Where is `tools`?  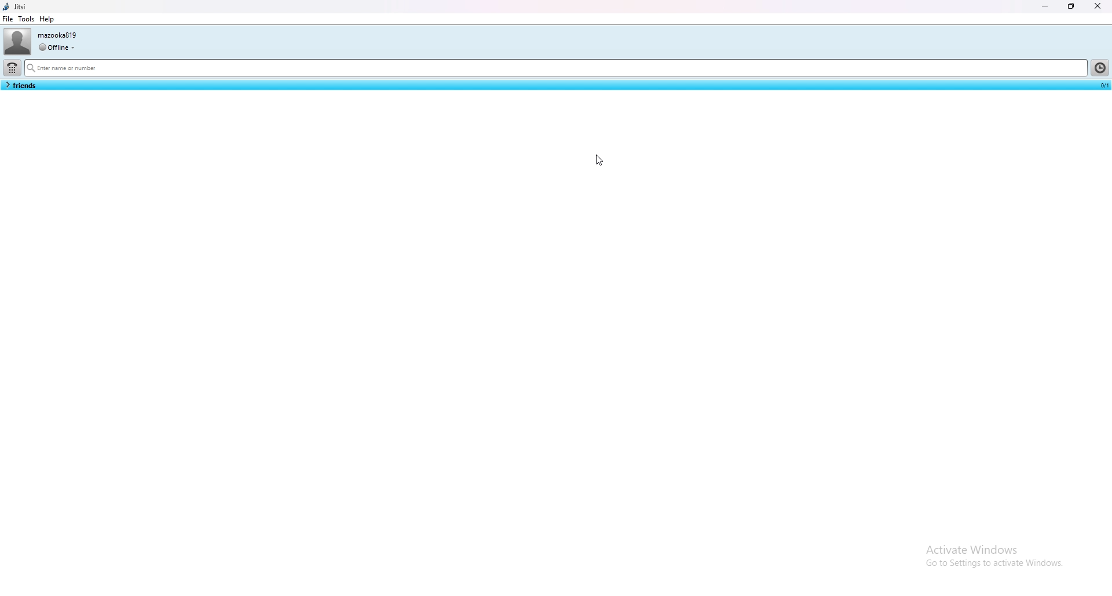
tools is located at coordinates (26, 19).